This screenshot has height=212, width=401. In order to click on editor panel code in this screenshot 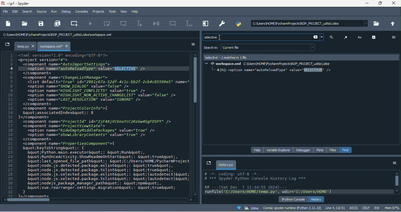, I will do `click(97, 125)`.